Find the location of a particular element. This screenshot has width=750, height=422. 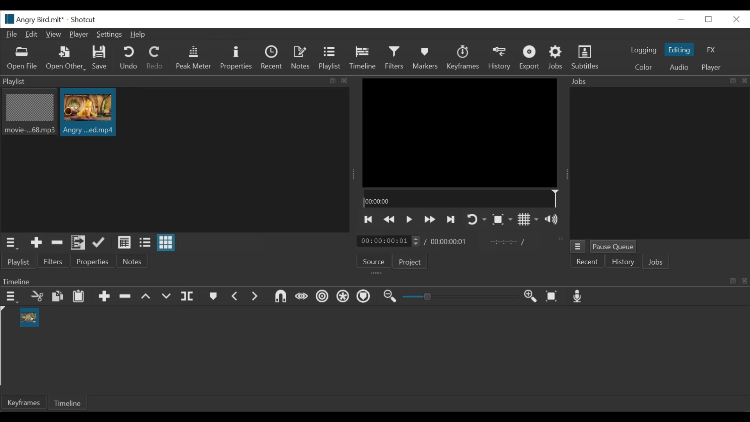

Jobs is located at coordinates (657, 262).